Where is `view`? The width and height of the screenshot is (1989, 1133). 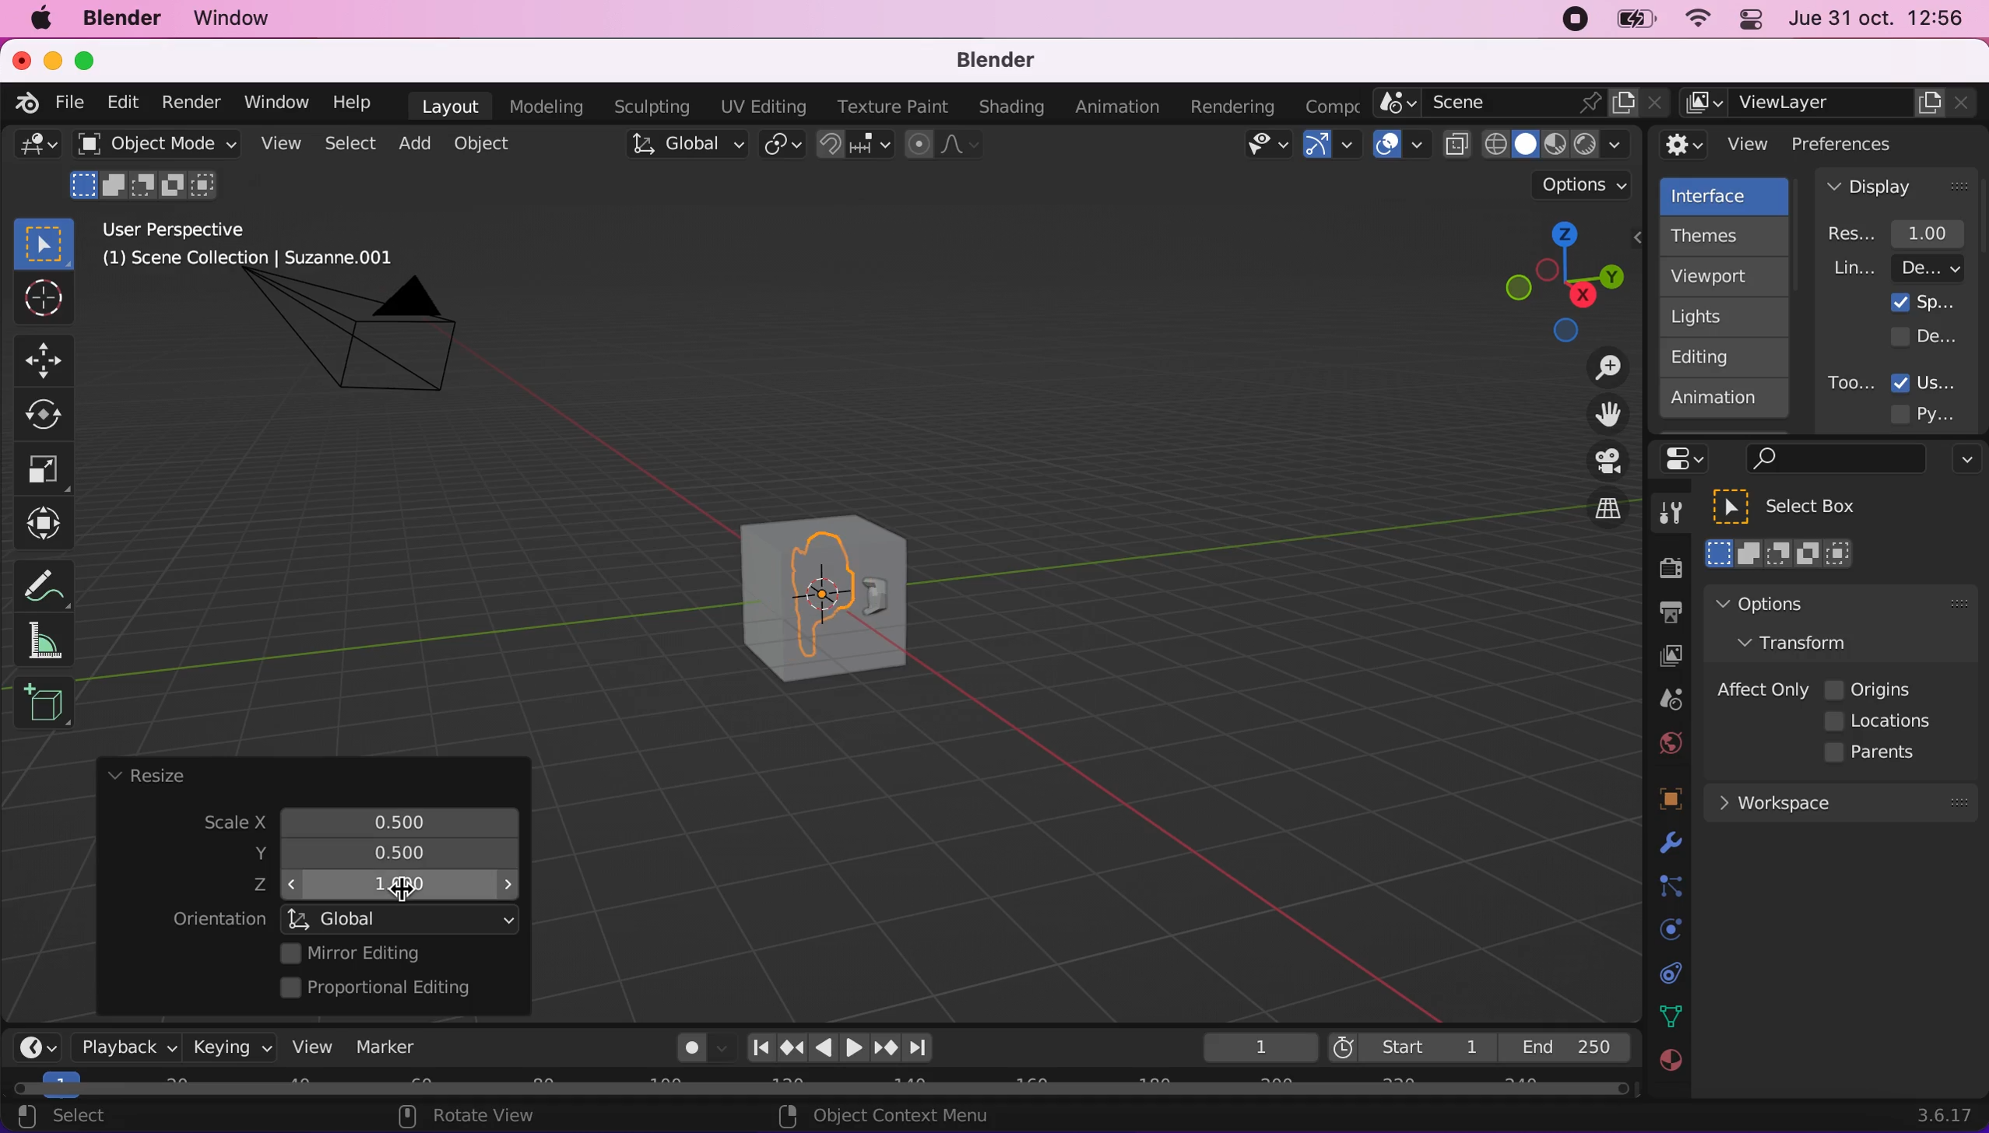
view is located at coordinates (277, 144).